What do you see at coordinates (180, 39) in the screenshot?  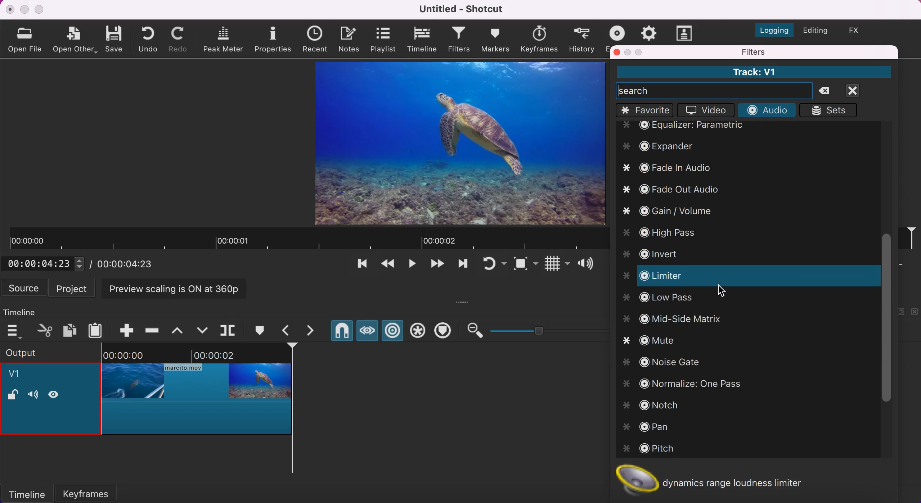 I see `redo` at bounding box center [180, 39].